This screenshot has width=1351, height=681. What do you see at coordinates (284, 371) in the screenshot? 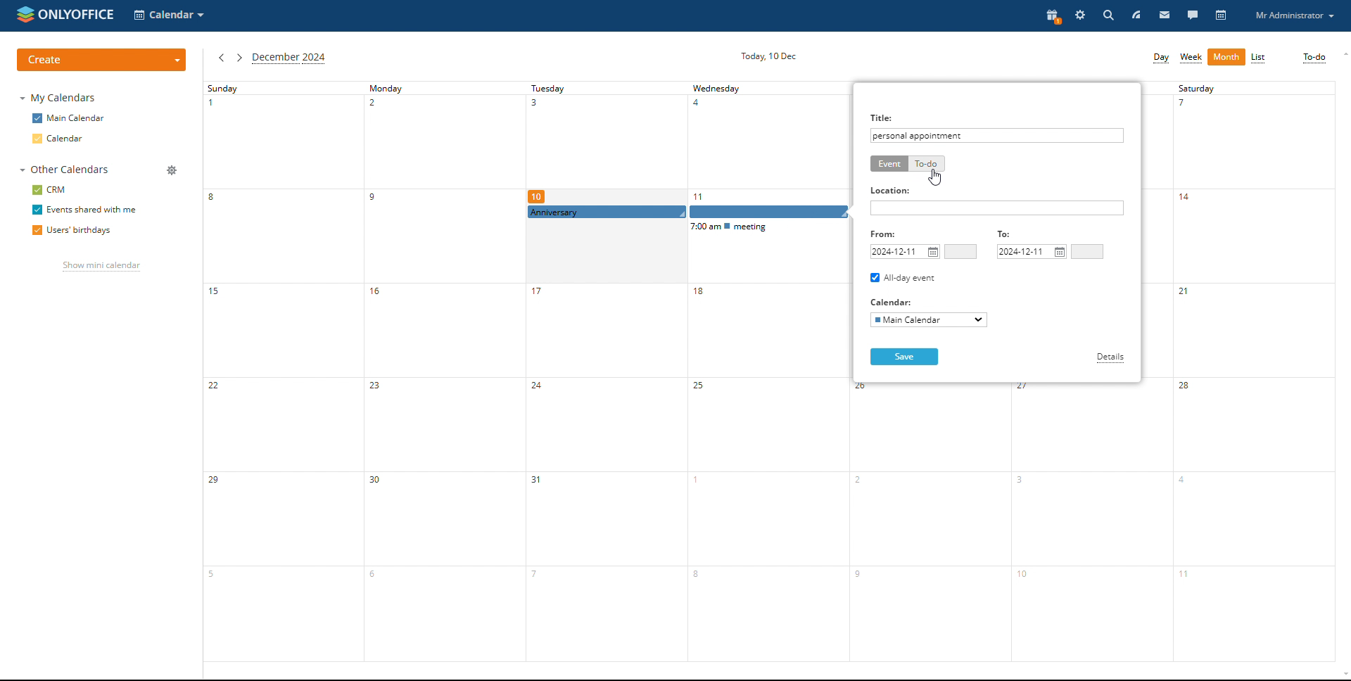
I see `sunday` at bounding box center [284, 371].